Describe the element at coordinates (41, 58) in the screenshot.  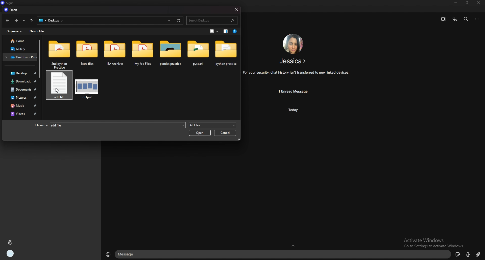
I see `scroll bar` at that location.